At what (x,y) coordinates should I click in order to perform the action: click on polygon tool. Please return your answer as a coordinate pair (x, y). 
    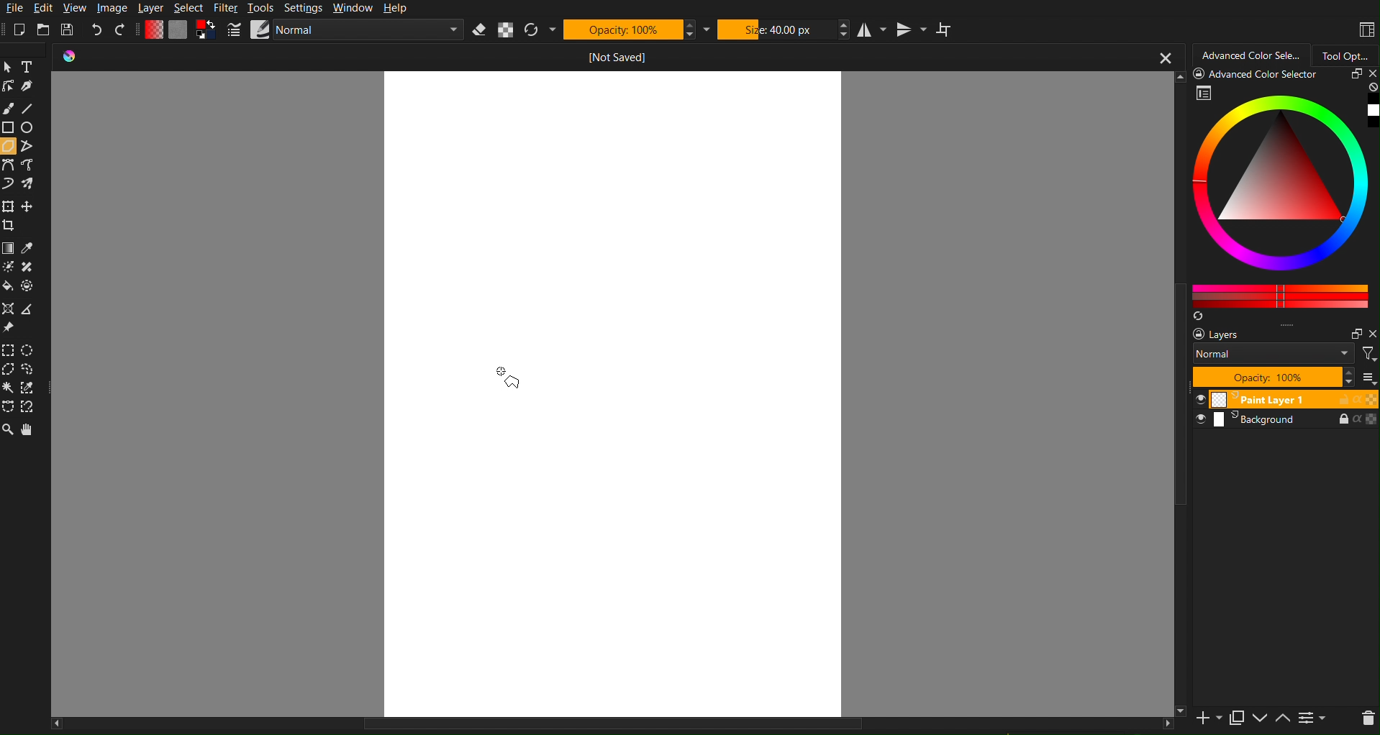
    Looking at the image, I should click on (9, 146).